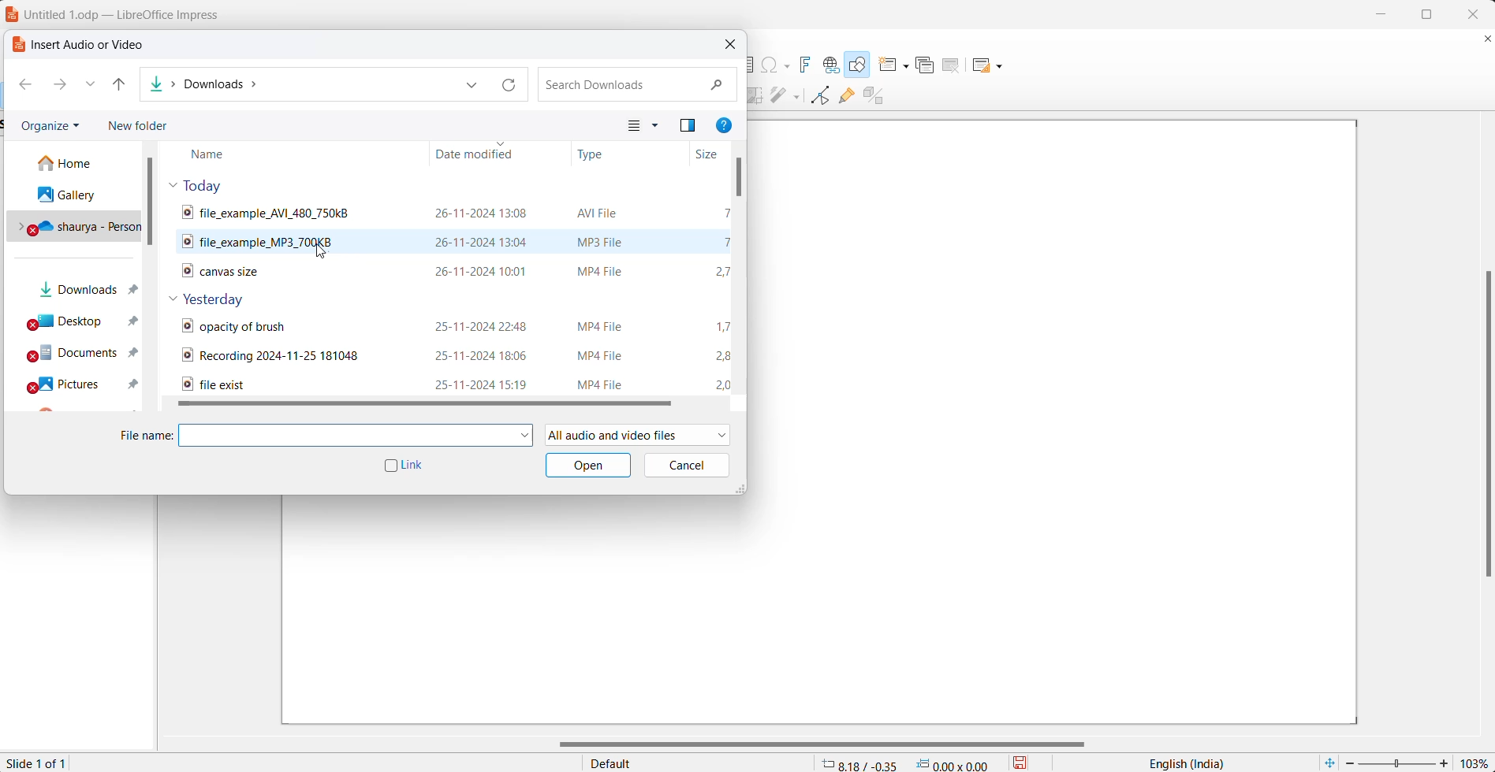 This screenshot has height=772, width=1495. Describe the element at coordinates (222, 298) in the screenshot. I see `yesterday files` at that location.